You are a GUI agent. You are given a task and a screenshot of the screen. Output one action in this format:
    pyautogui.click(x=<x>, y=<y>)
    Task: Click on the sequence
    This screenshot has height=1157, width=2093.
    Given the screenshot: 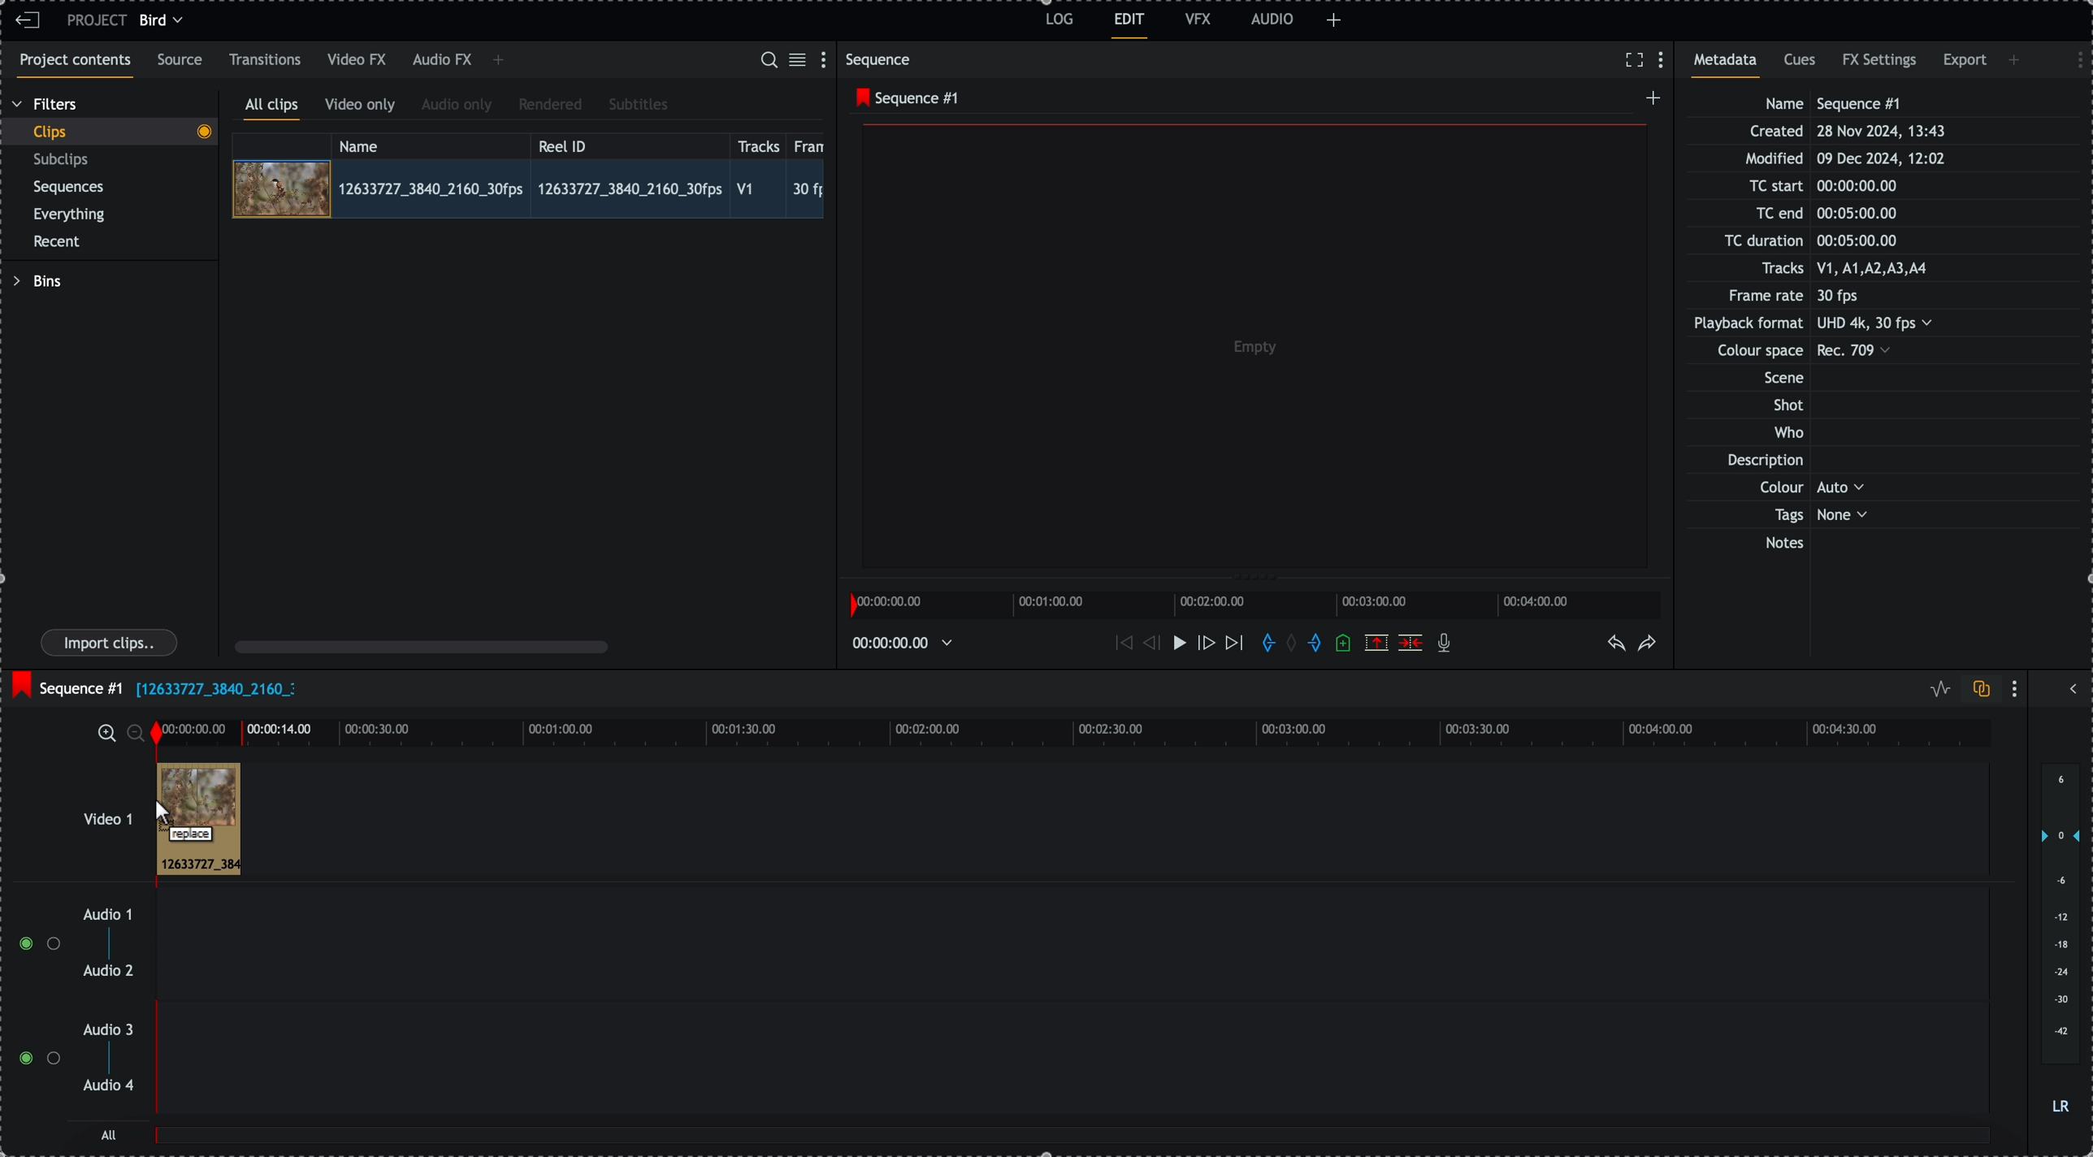 What is the action you would take?
    pyautogui.click(x=882, y=59)
    